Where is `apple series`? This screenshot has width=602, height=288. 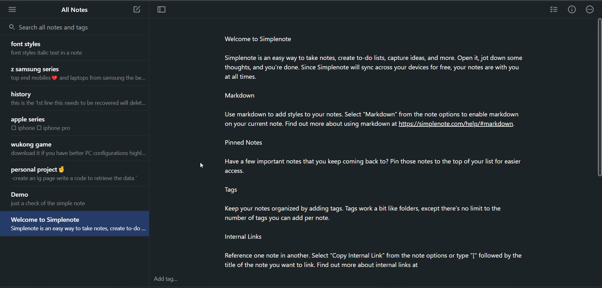
apple series is located at coordinates (33, 118).